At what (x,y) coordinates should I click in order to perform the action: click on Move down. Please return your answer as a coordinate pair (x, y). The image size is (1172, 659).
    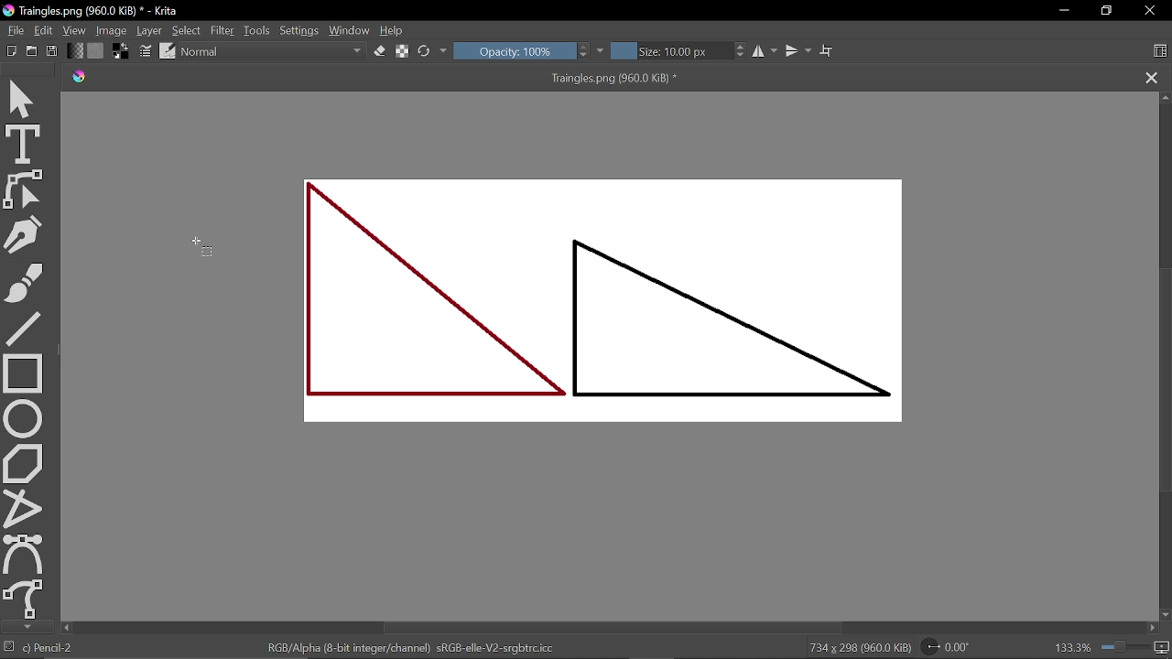
    Looking at the image, I should click on (26, 627).